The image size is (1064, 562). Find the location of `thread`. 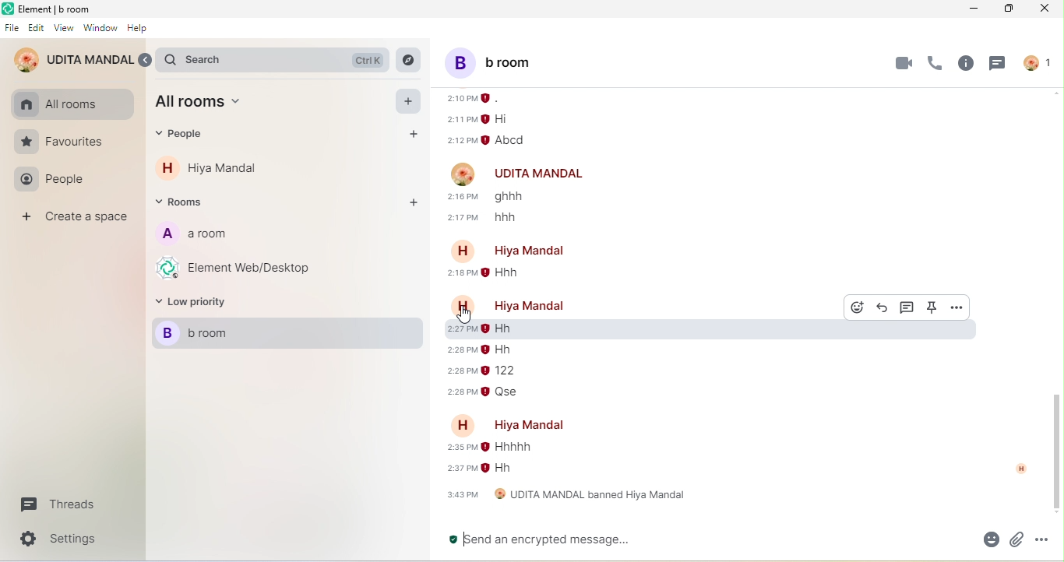

thread is located at coordinates (905, 307).